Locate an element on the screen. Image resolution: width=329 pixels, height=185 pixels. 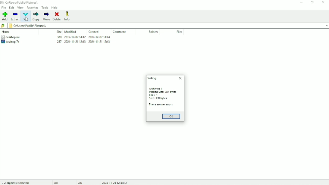
300 bytes is located at coordinates (161, 99).